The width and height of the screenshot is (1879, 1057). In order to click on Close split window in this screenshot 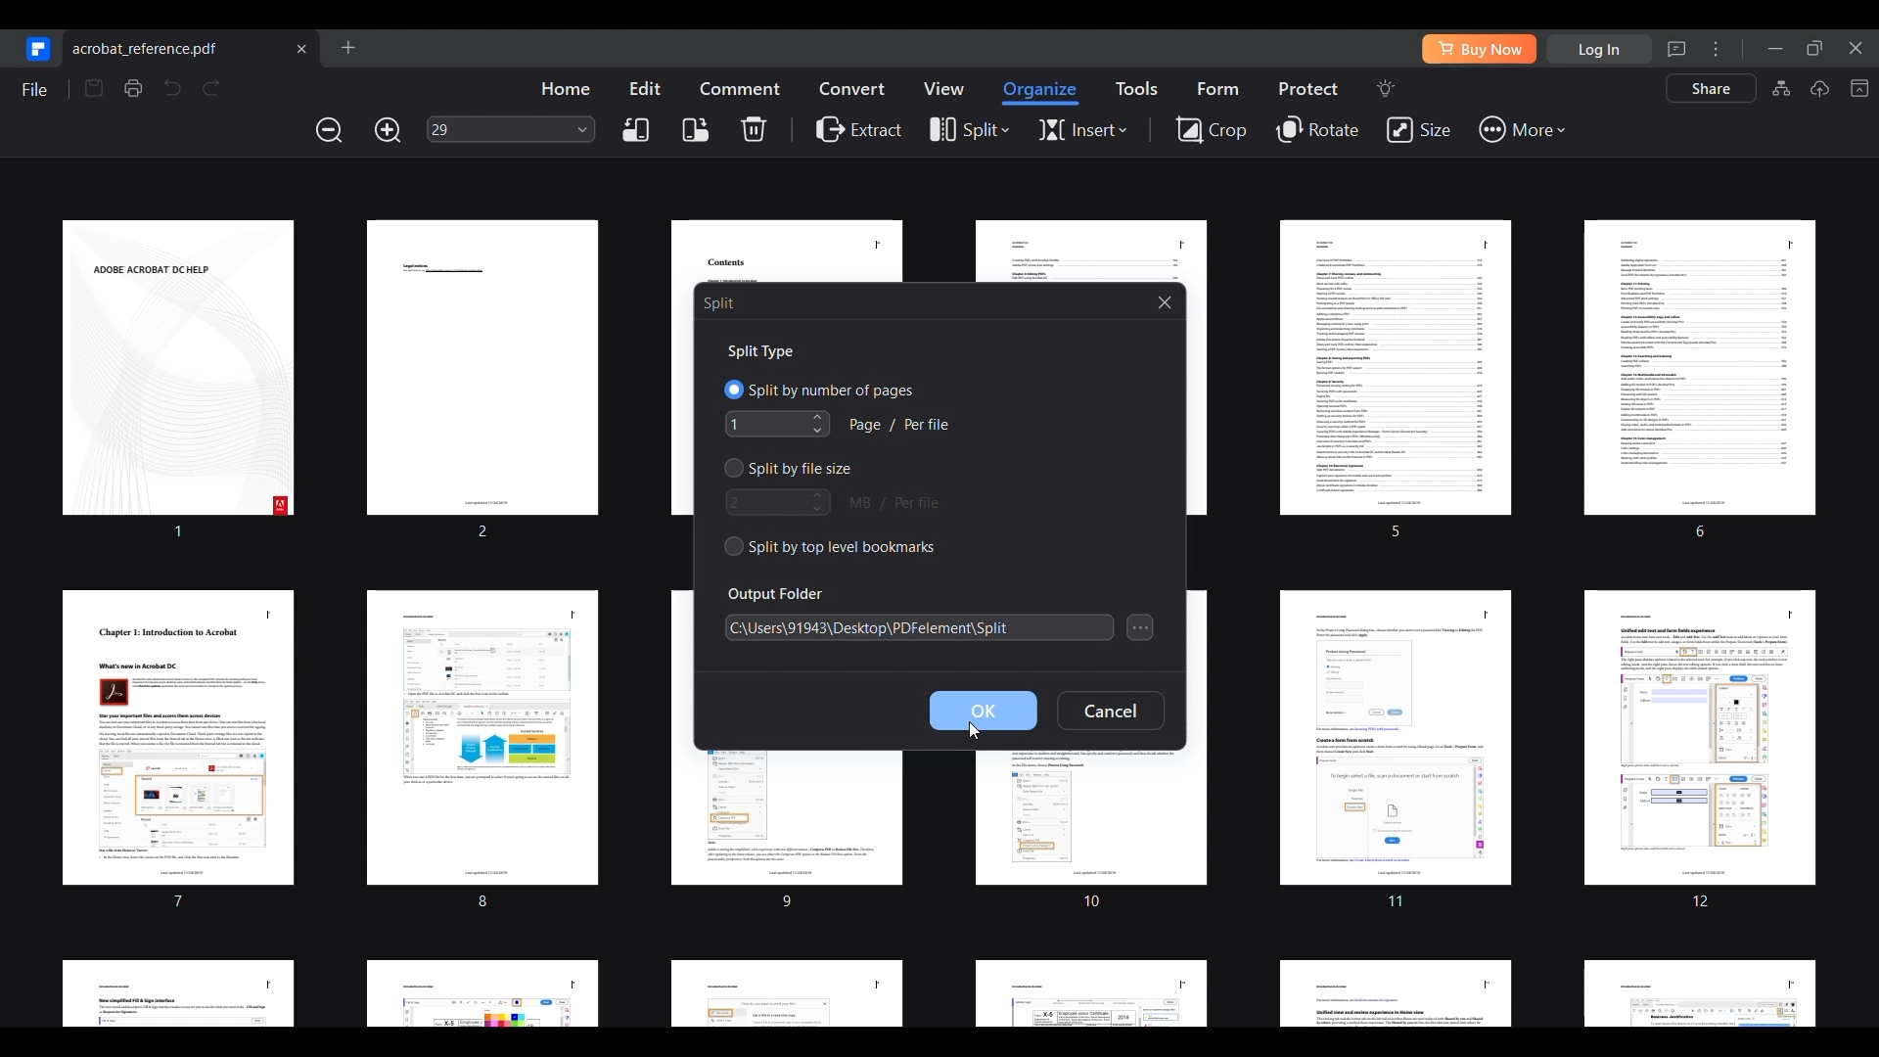, I will do `click(1165, 301)`.